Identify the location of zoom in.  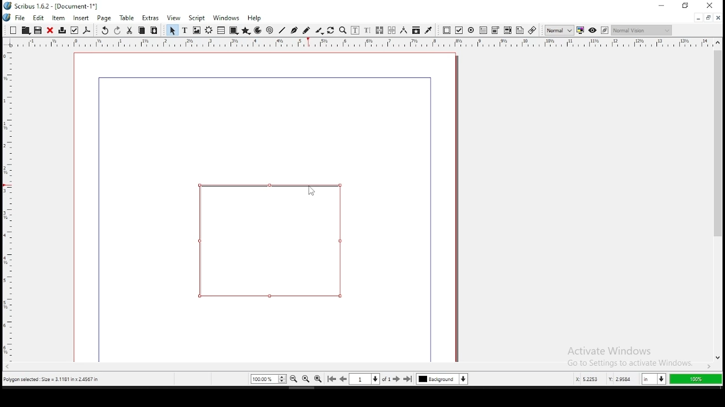
(318, 379).